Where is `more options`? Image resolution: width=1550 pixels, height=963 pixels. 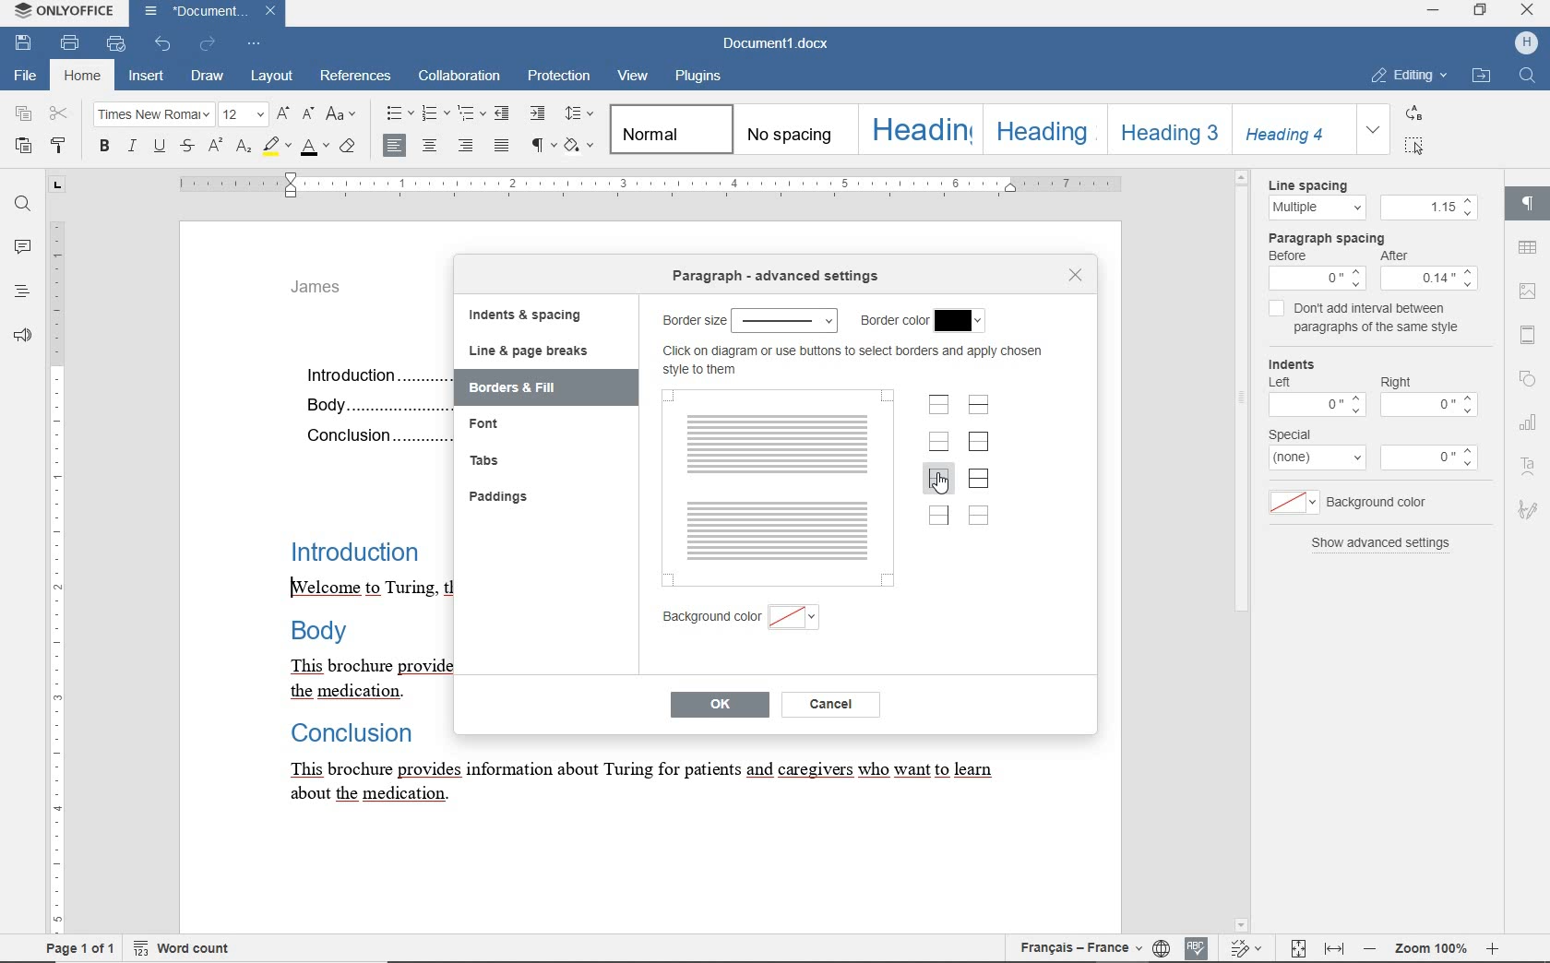 more options is located at coordinates (1428, 408).